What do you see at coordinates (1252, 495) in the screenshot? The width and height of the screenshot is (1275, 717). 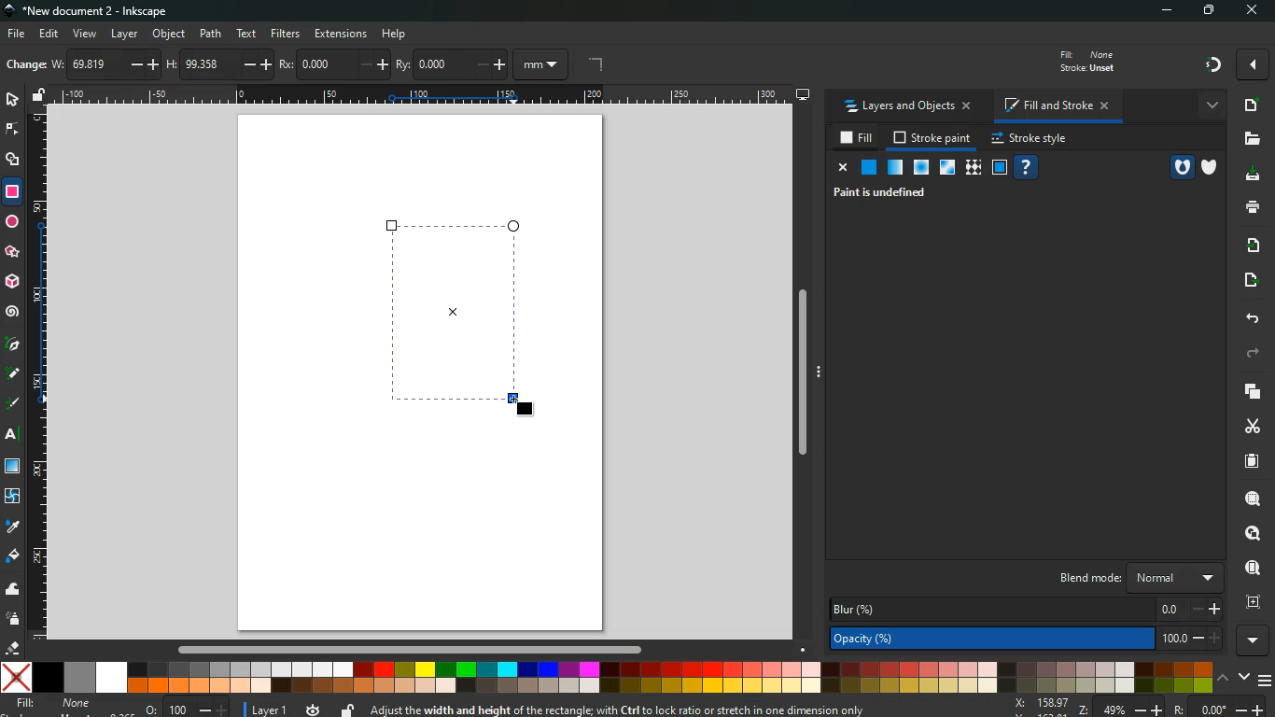 I see `search` at bounding box center [1252, 495].